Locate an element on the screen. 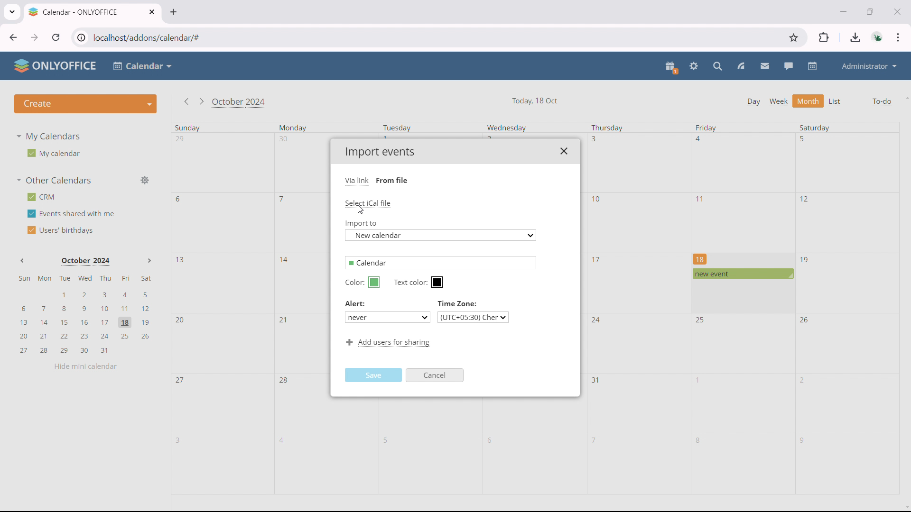 The image size is (911, 512). customize & control is located at coordinates (898, 37).